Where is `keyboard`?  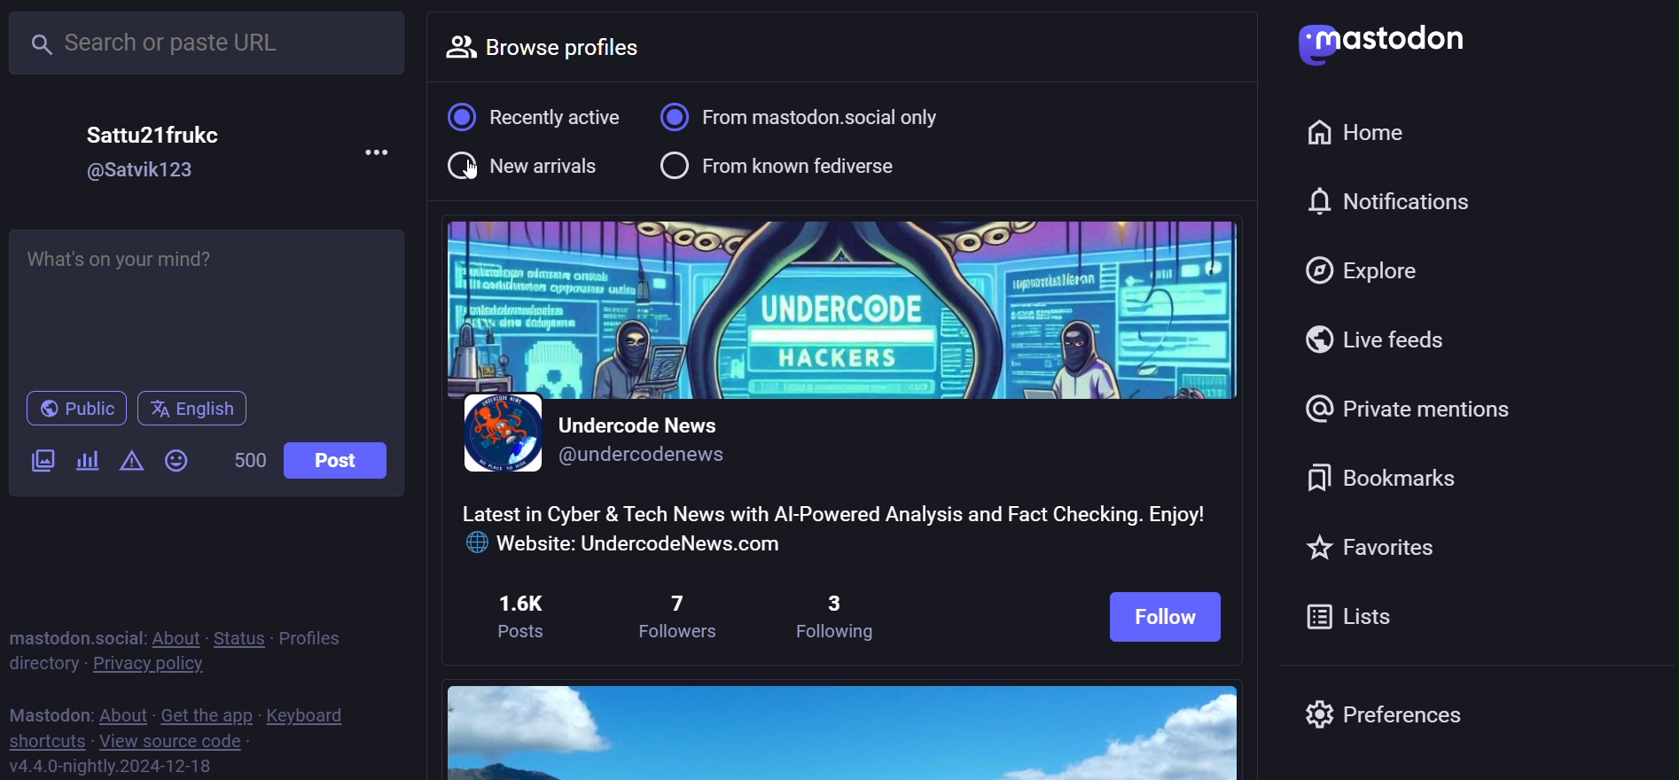
keyboard is located at coordinates (309, 715).